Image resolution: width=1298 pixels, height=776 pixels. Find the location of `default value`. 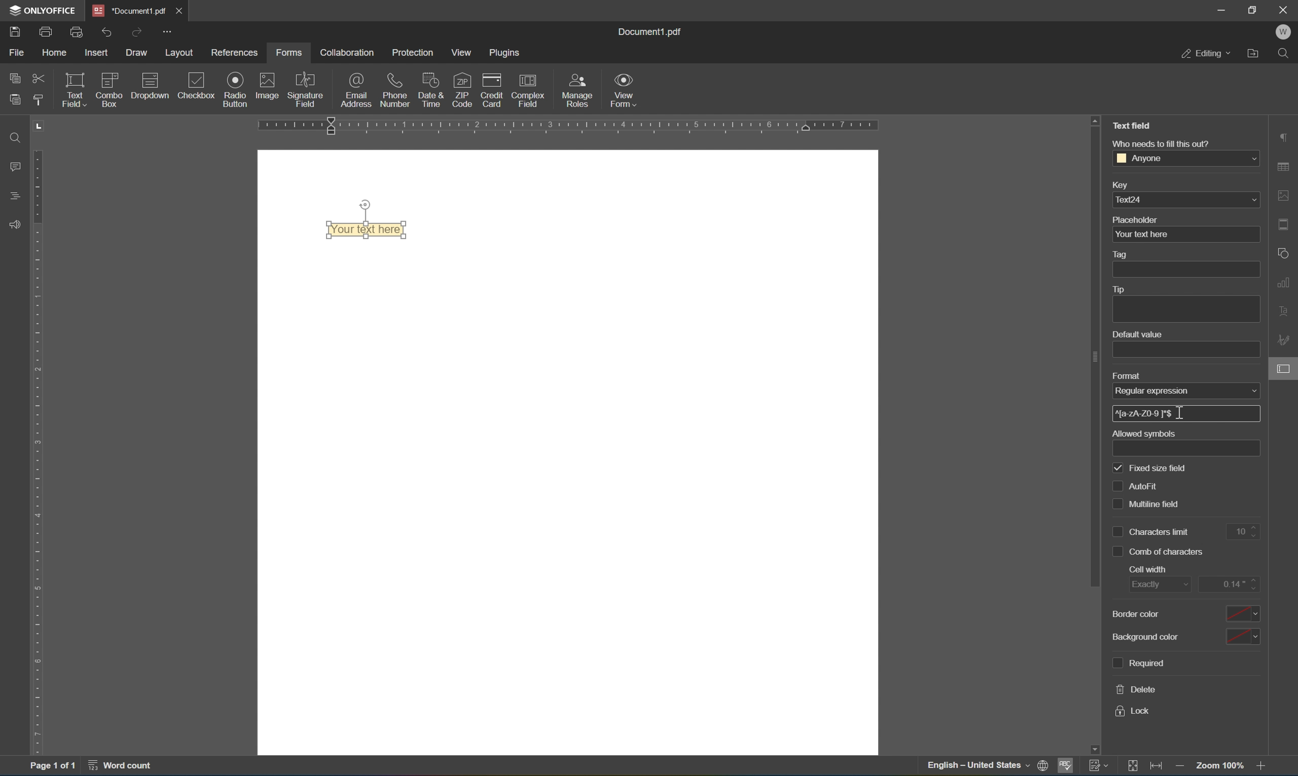

default value is located at coordinates (1137, 335).